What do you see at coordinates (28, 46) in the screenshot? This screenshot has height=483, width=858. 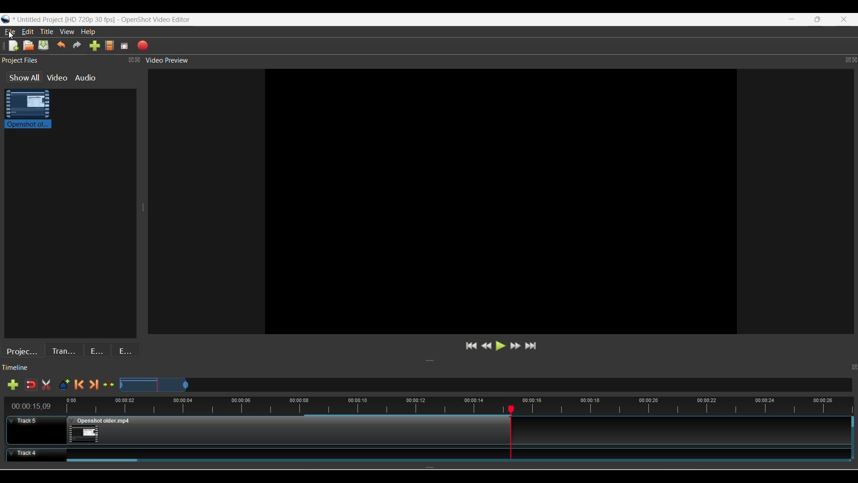 I see `Open file` at bounding box center [28, 46].